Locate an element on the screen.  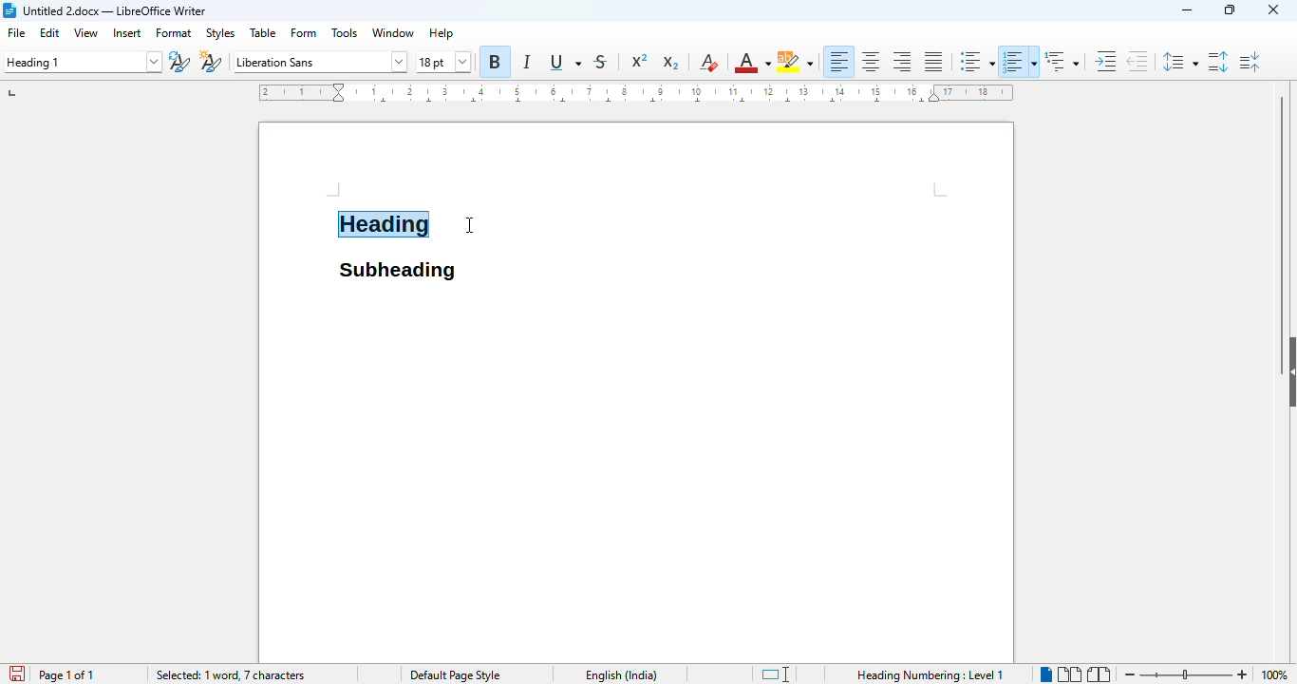
character highlighting color is located at coordinates (795, 62).